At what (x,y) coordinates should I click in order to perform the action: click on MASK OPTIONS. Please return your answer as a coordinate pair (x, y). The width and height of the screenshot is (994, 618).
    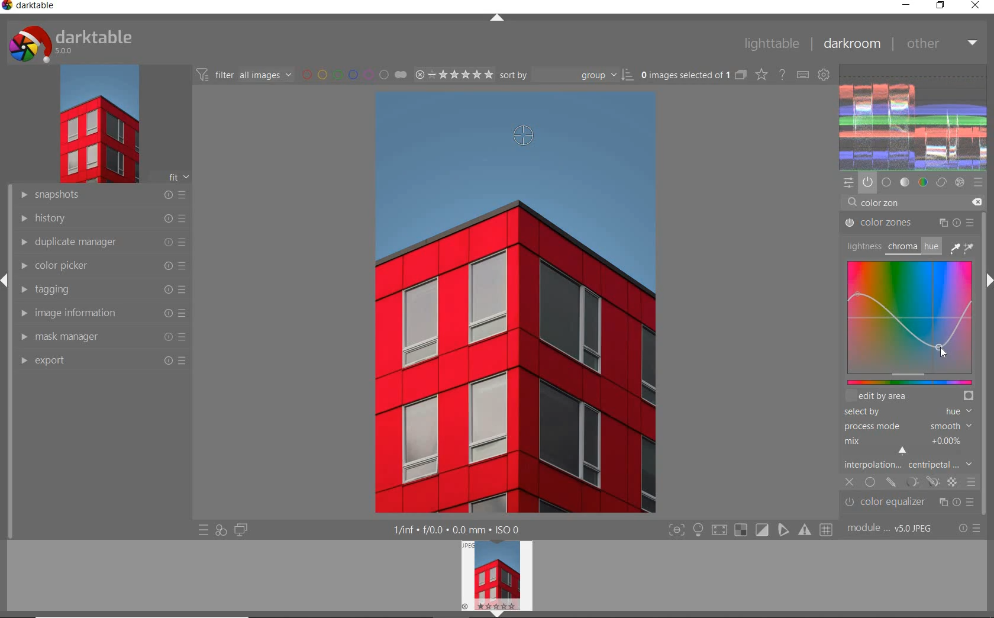
    Looking at the image, I should click on (921, 482).